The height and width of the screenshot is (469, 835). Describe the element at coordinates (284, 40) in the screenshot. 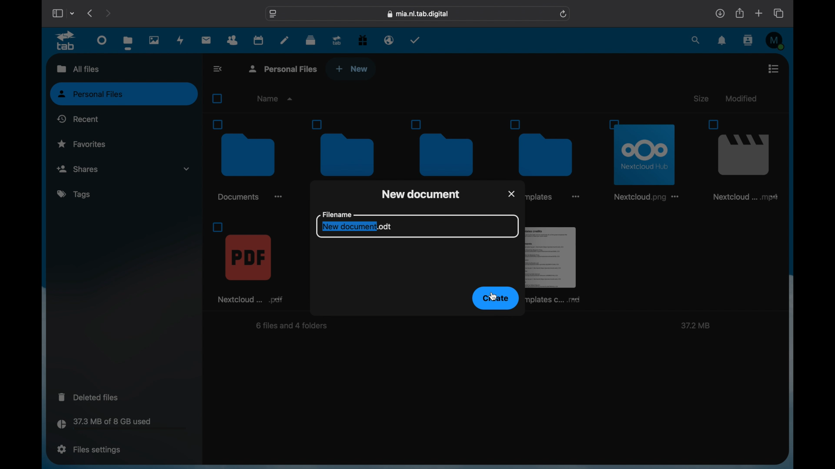

I see `notes` at that location.